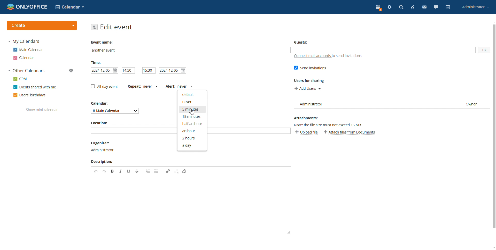 The height and width of the screenshot is (250, 496). Describe the element at coordinates (24, 41) in the screenshot. I see `my calendars` at that location.